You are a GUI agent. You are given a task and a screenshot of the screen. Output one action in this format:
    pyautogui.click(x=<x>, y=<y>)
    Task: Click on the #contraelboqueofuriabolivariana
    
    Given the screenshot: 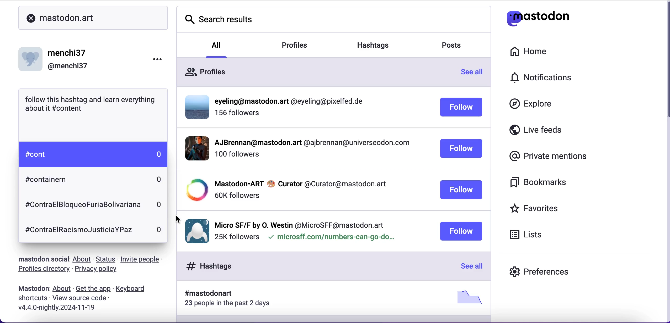 What is the action you would take?
    pyautogui.click(x=82, y=203)
    